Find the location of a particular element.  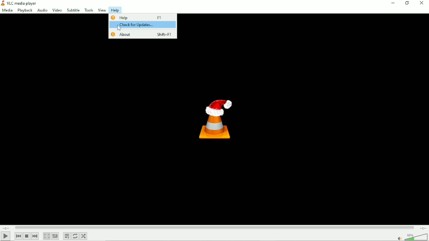

Restore down is located at coordinates (408, 4).